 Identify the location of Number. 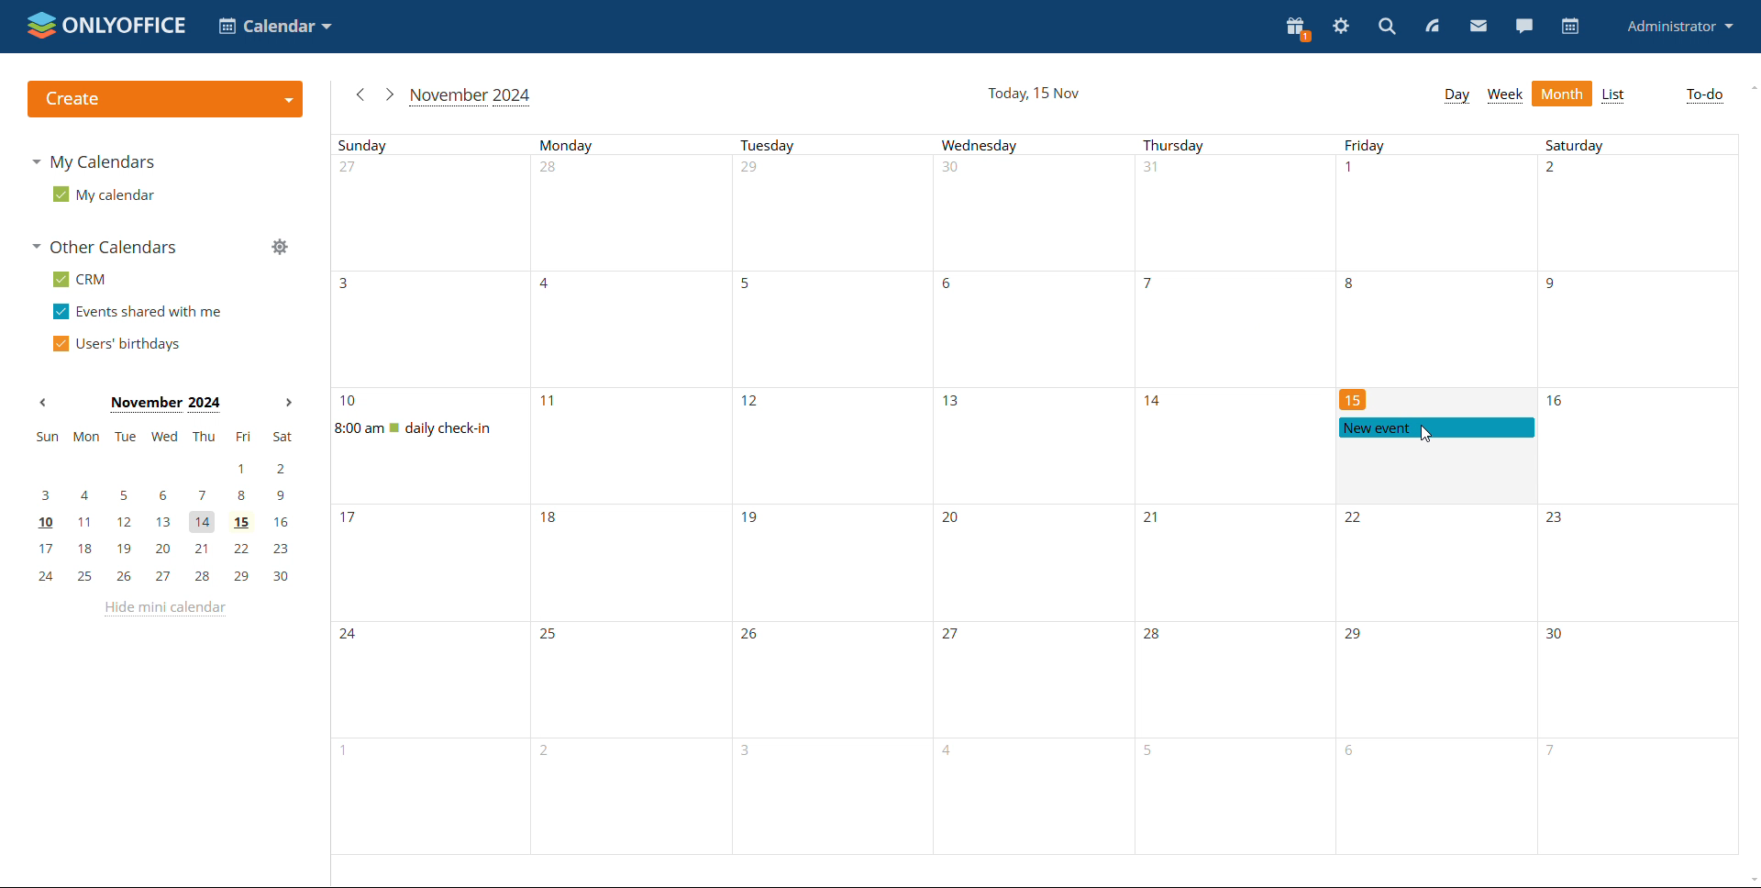
(1154, 522).